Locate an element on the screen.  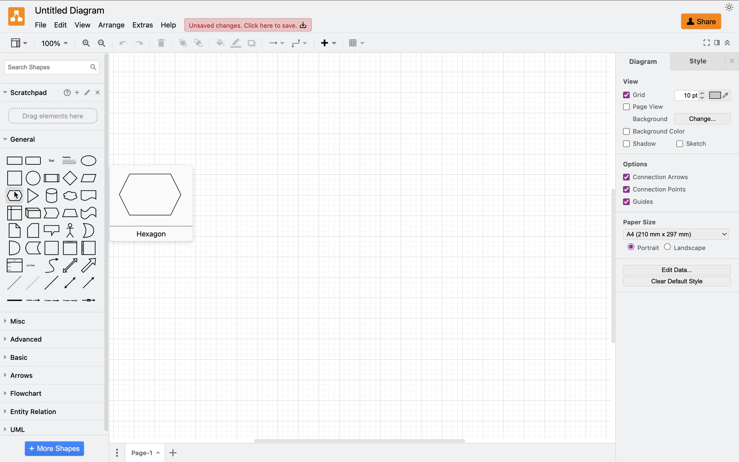
data storage is located at coordinates (33, 248).